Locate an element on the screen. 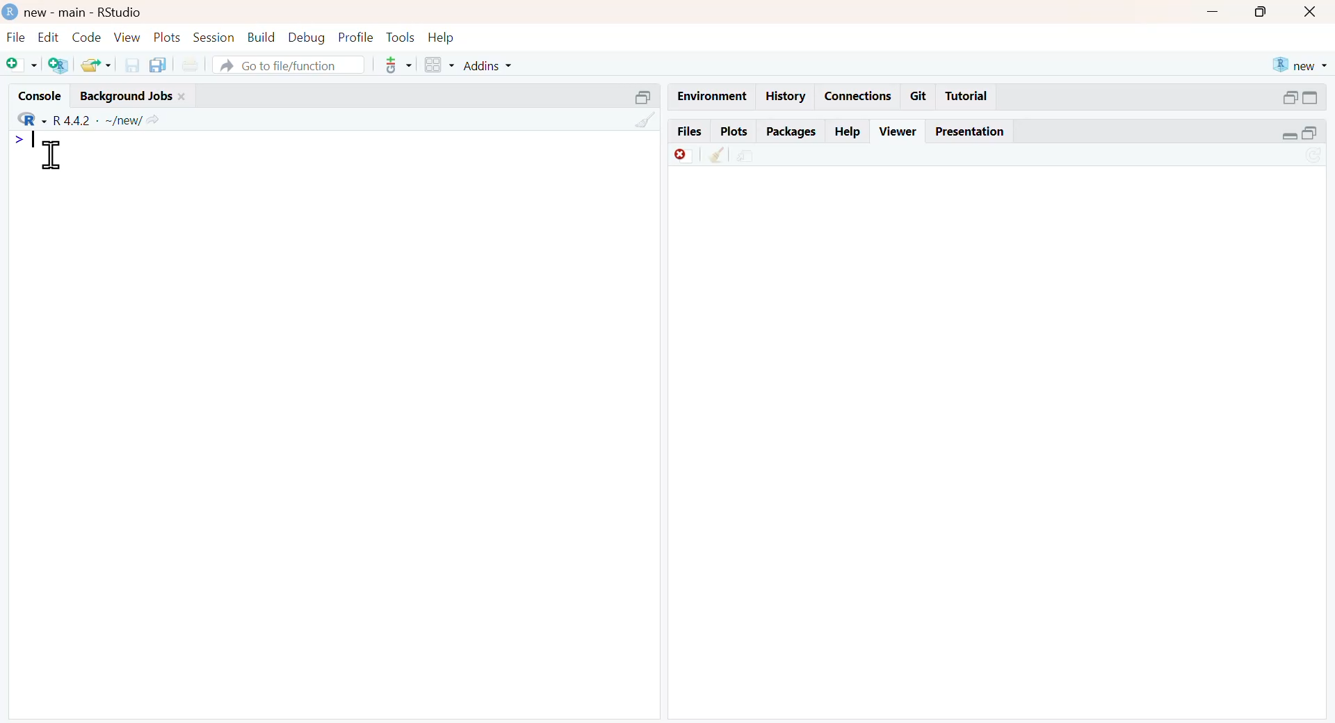  save is located at coordinates (133, 65).